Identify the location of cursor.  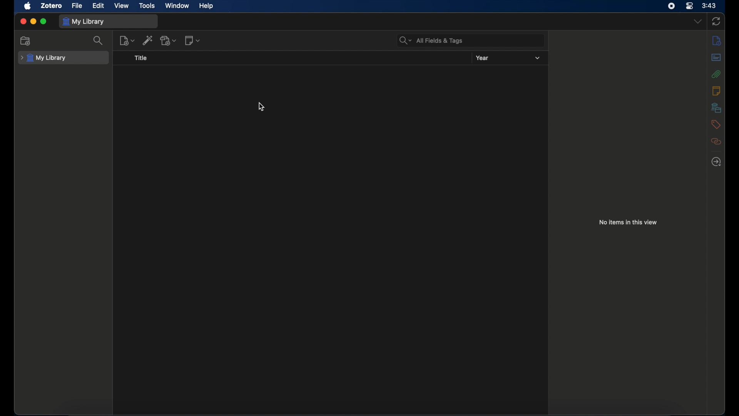
(261, 106).